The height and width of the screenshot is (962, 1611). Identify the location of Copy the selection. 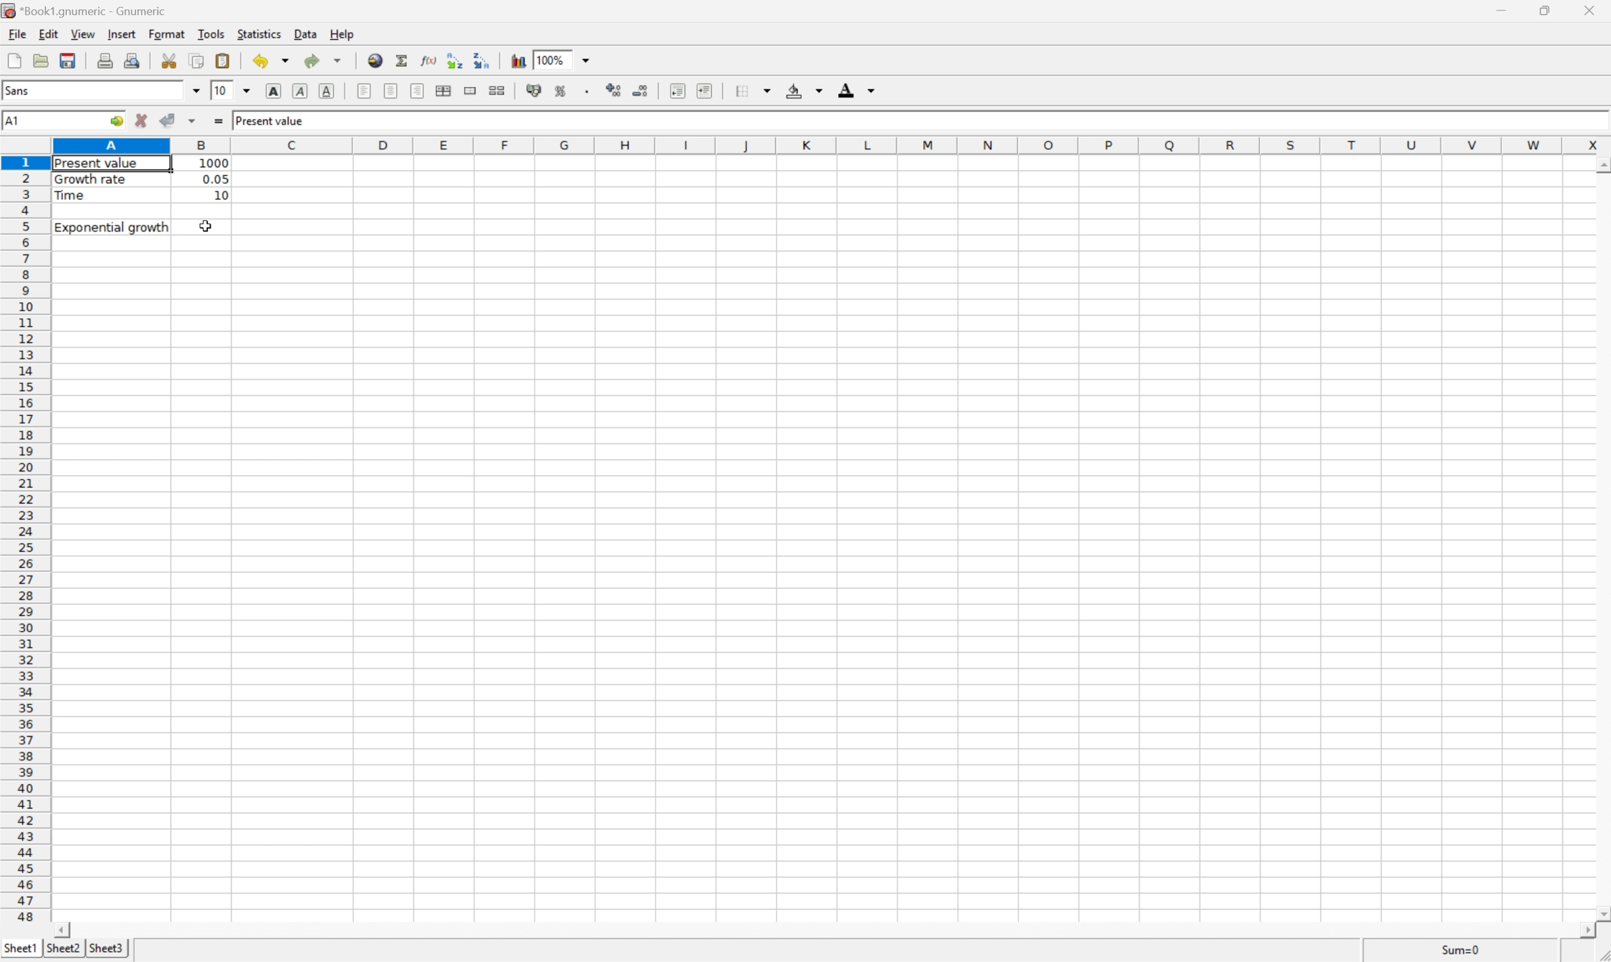
(196, 59).